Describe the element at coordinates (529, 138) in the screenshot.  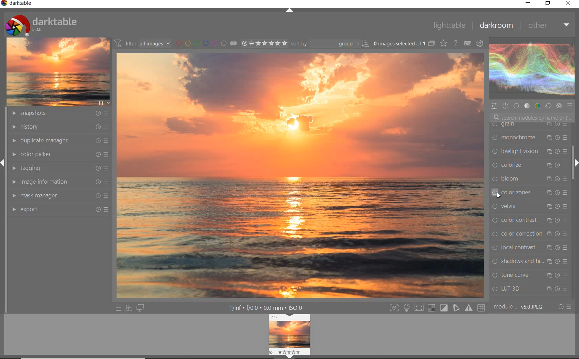
I see `monochrome` at that location.